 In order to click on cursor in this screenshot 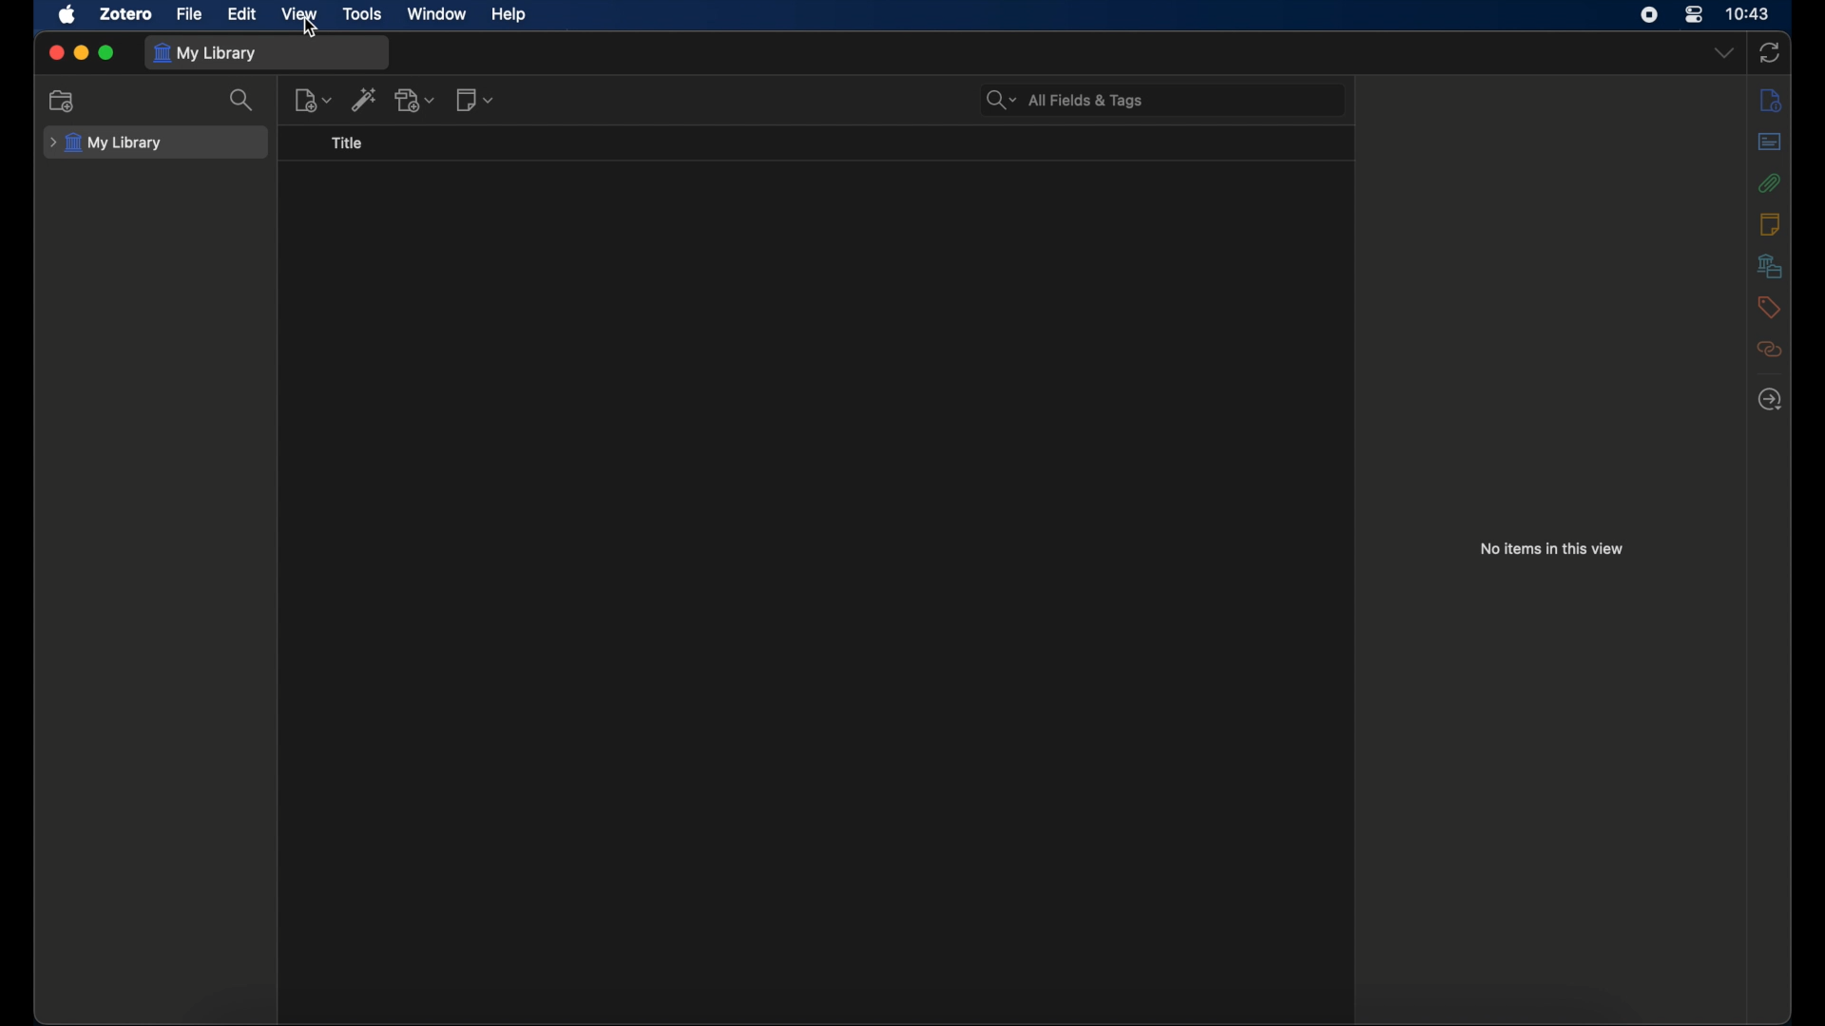, I will do `click(310, 31)`.